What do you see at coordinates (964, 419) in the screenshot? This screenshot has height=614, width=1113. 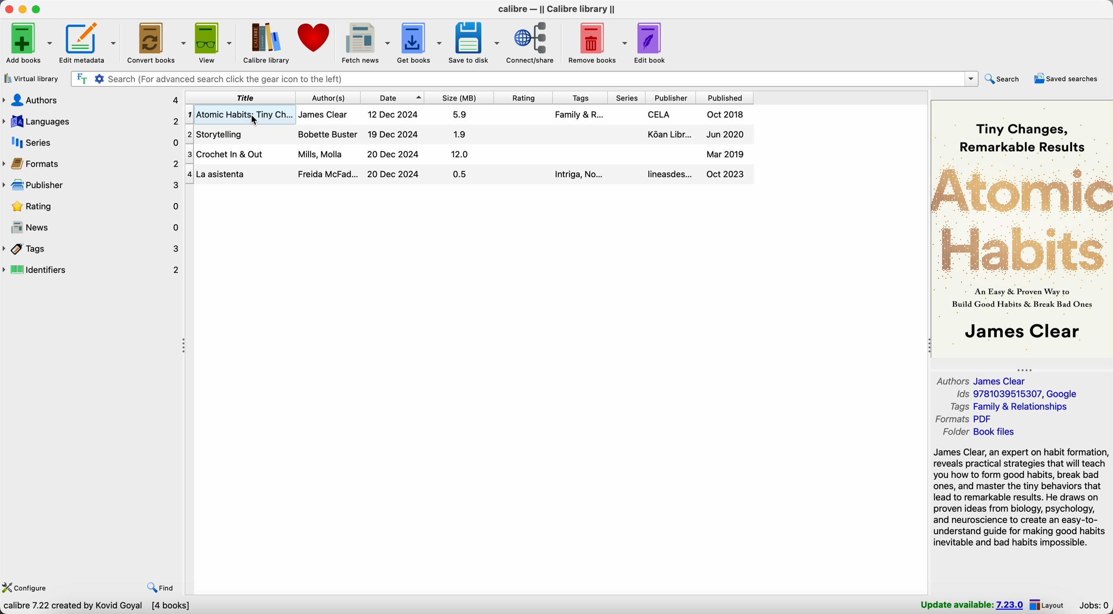 I see `formats` at bounding box center [964, 419].